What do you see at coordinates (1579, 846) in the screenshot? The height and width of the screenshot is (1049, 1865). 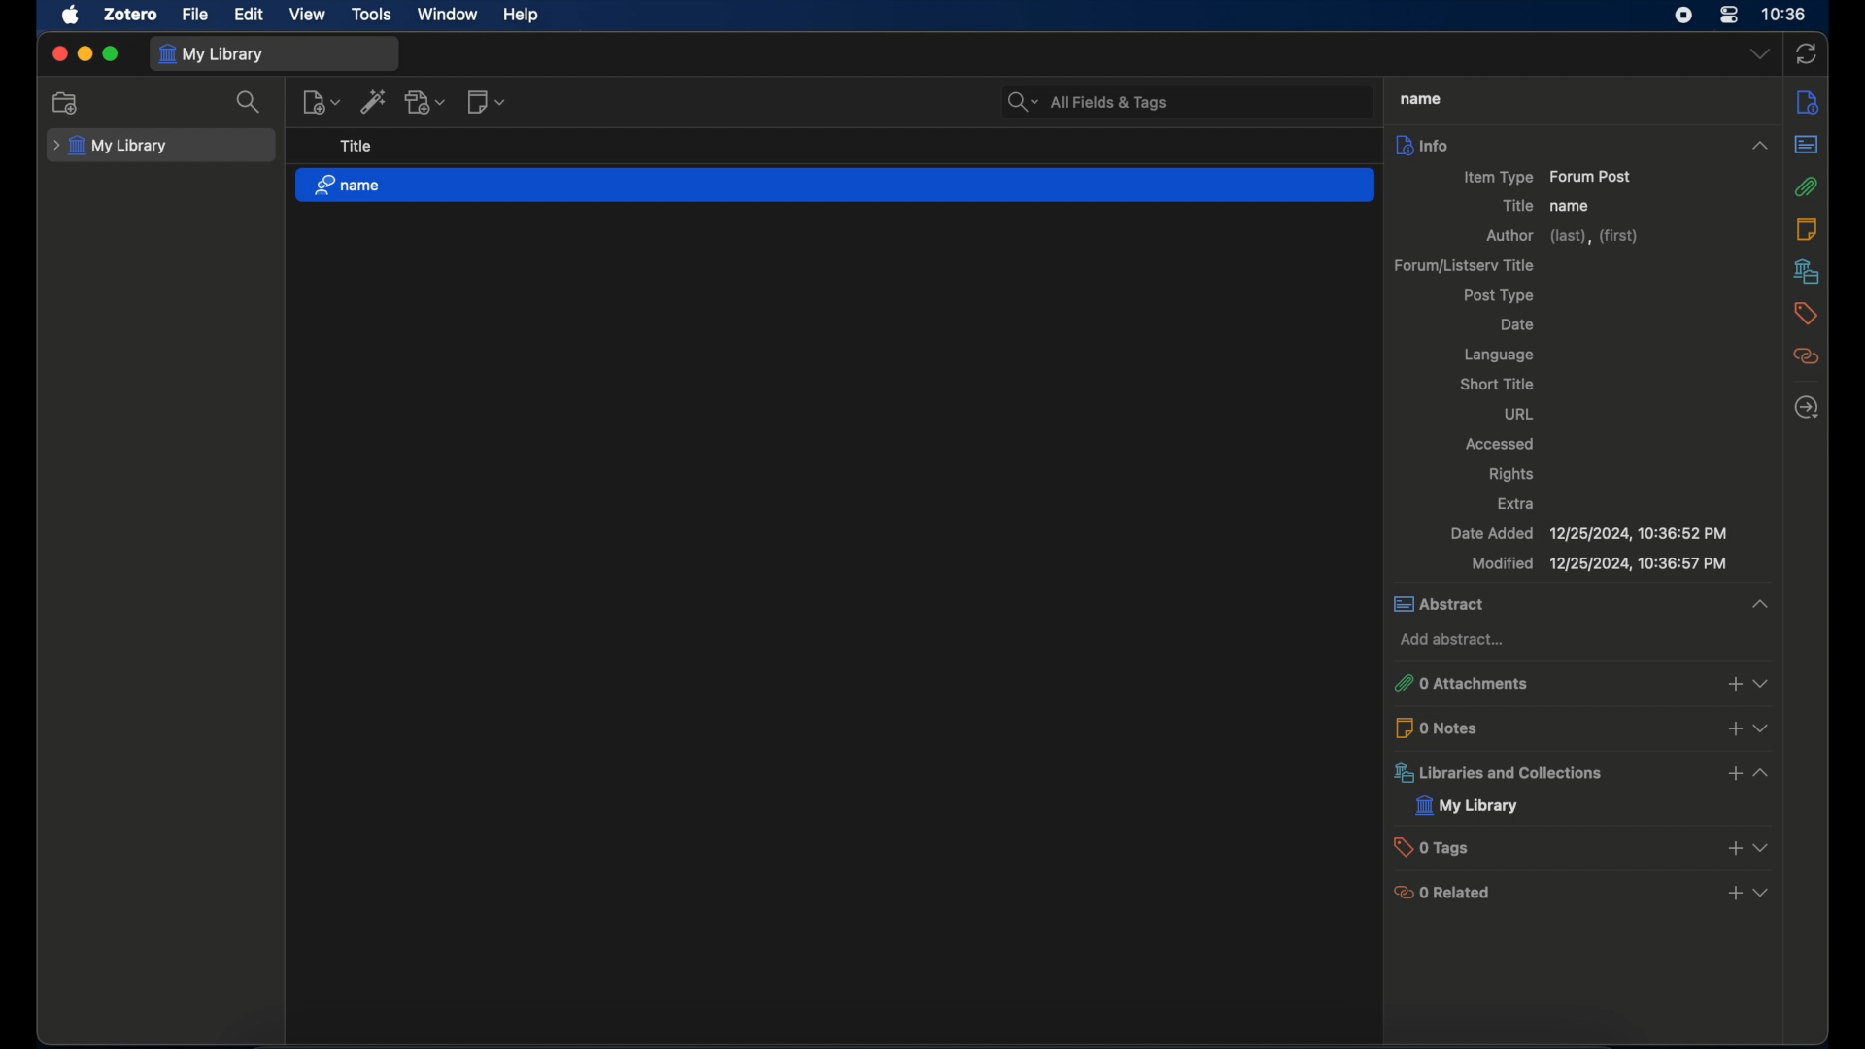 I see `0 tags` at bounding box center [1579, 846].